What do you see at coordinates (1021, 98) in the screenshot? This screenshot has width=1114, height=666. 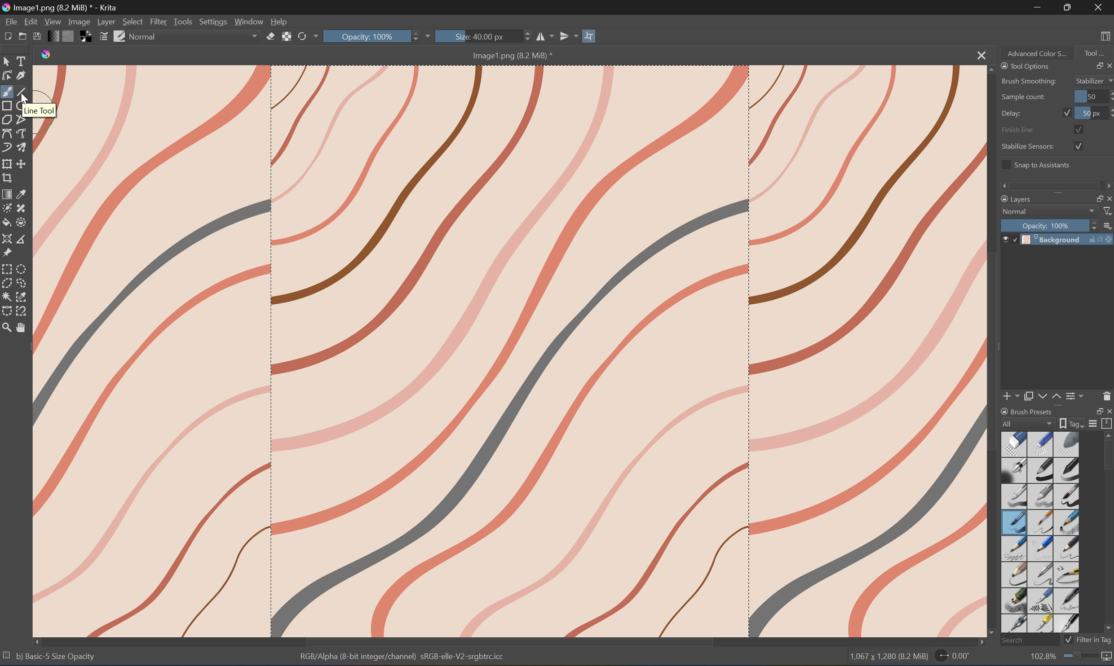 I see `Sample count:` at bounding box center [1021, 98].